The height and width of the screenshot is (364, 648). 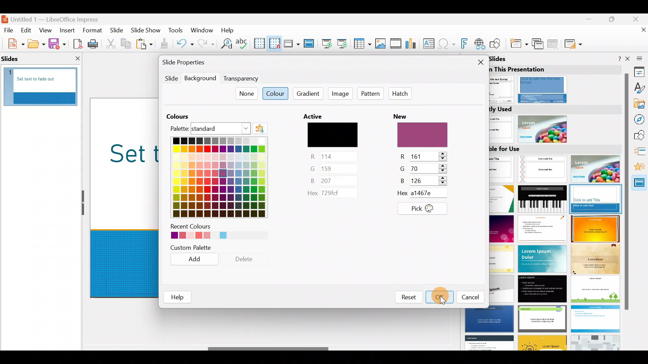 I want to click on Display views, so click(x=291, y=43).